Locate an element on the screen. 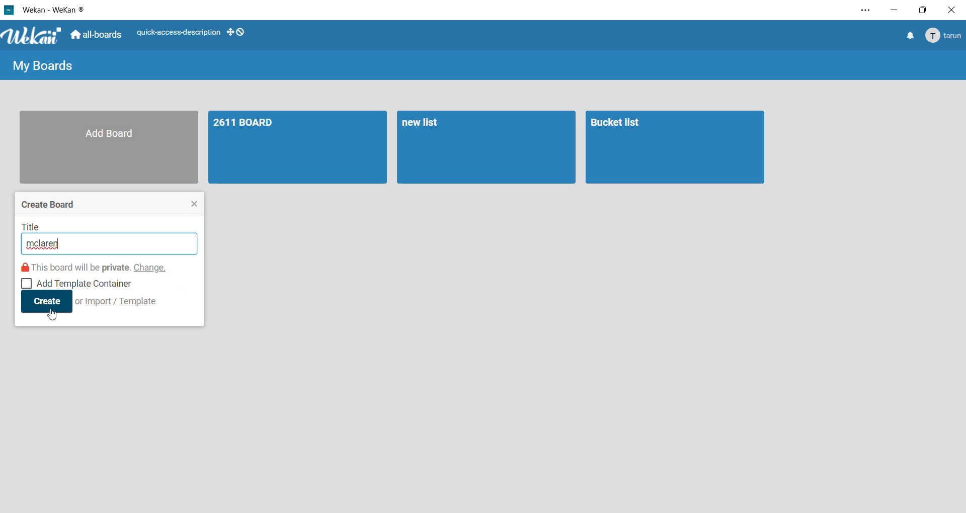 The height and width of the screenshot is (513, 966). notifications is located at coordinates (906, 36).